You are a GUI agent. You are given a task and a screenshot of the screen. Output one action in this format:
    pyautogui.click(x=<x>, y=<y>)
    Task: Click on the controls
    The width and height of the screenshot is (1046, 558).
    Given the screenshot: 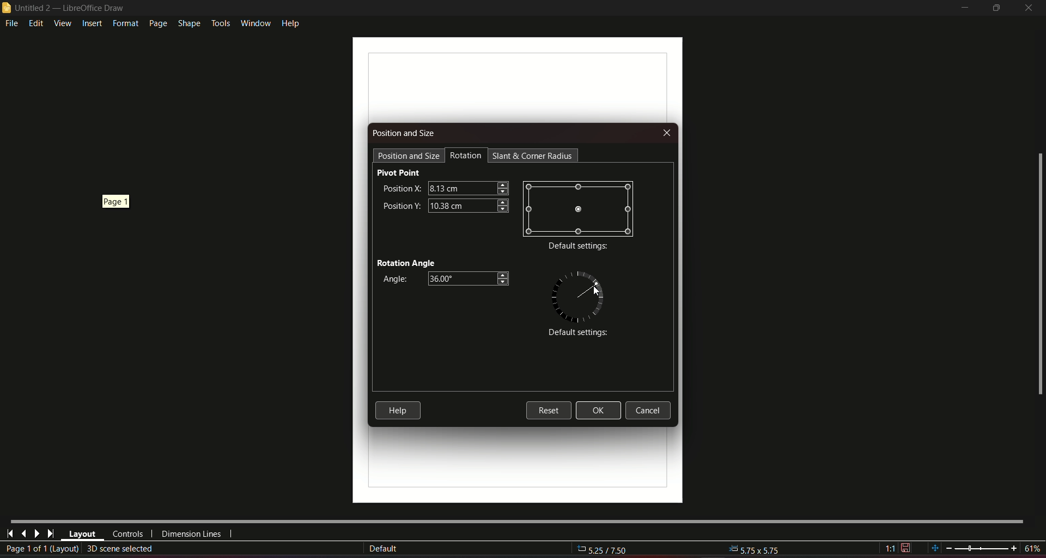 What is the action you would take?
    pyautogui.click(x=127, y=534)
    